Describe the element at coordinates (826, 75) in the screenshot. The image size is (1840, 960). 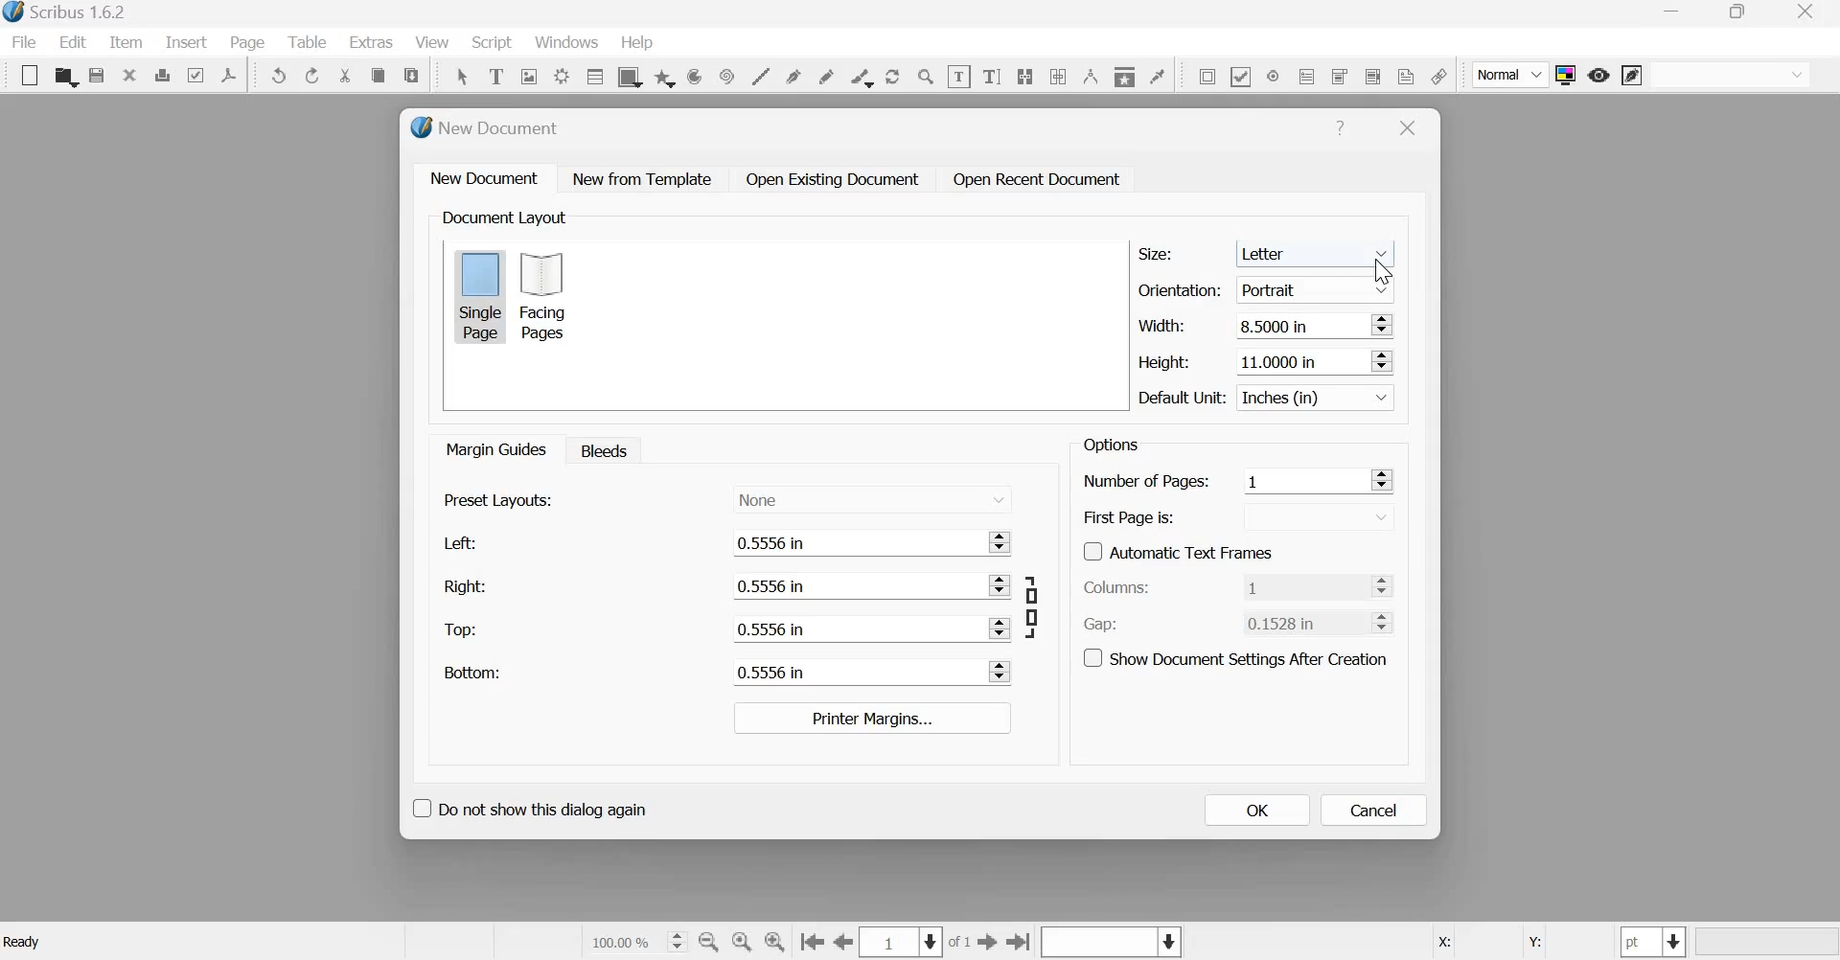
I see `freehand line` at that location.